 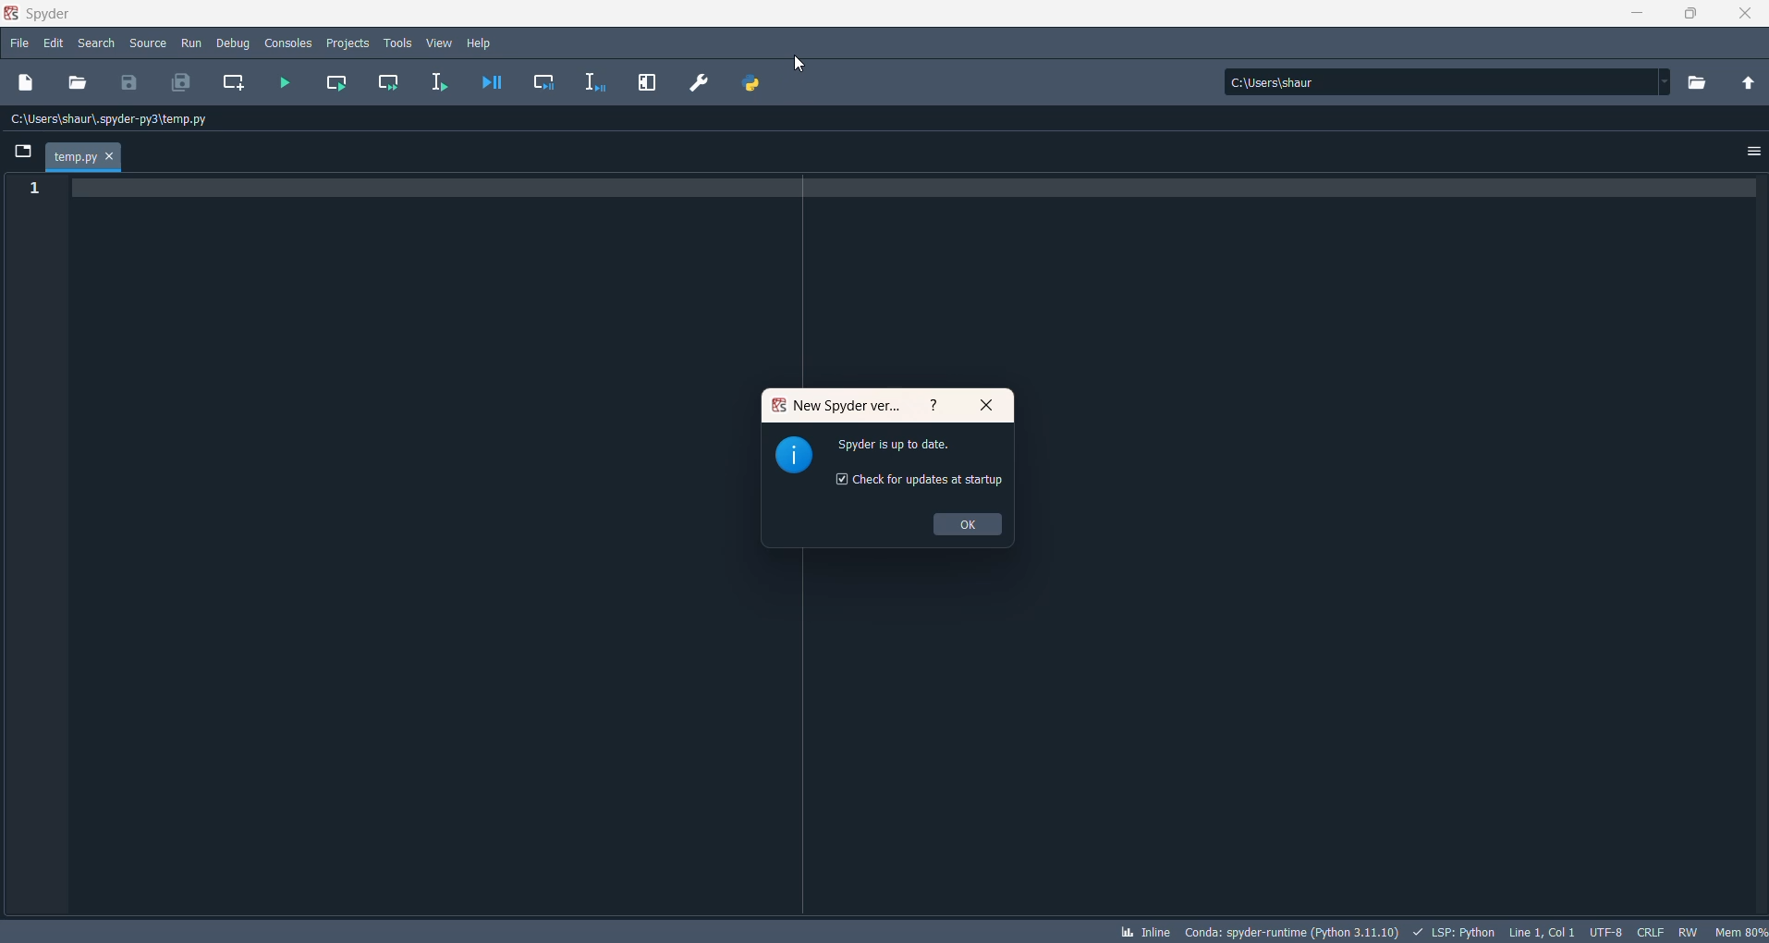 I want to click on PREFERENCES, so click(x=700, y=85).